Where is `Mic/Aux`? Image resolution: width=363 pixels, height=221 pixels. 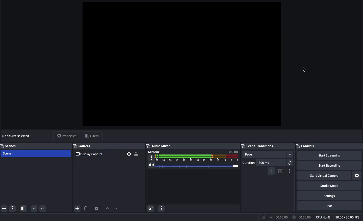 Mic/Aux is located at coordinates (192, 155).